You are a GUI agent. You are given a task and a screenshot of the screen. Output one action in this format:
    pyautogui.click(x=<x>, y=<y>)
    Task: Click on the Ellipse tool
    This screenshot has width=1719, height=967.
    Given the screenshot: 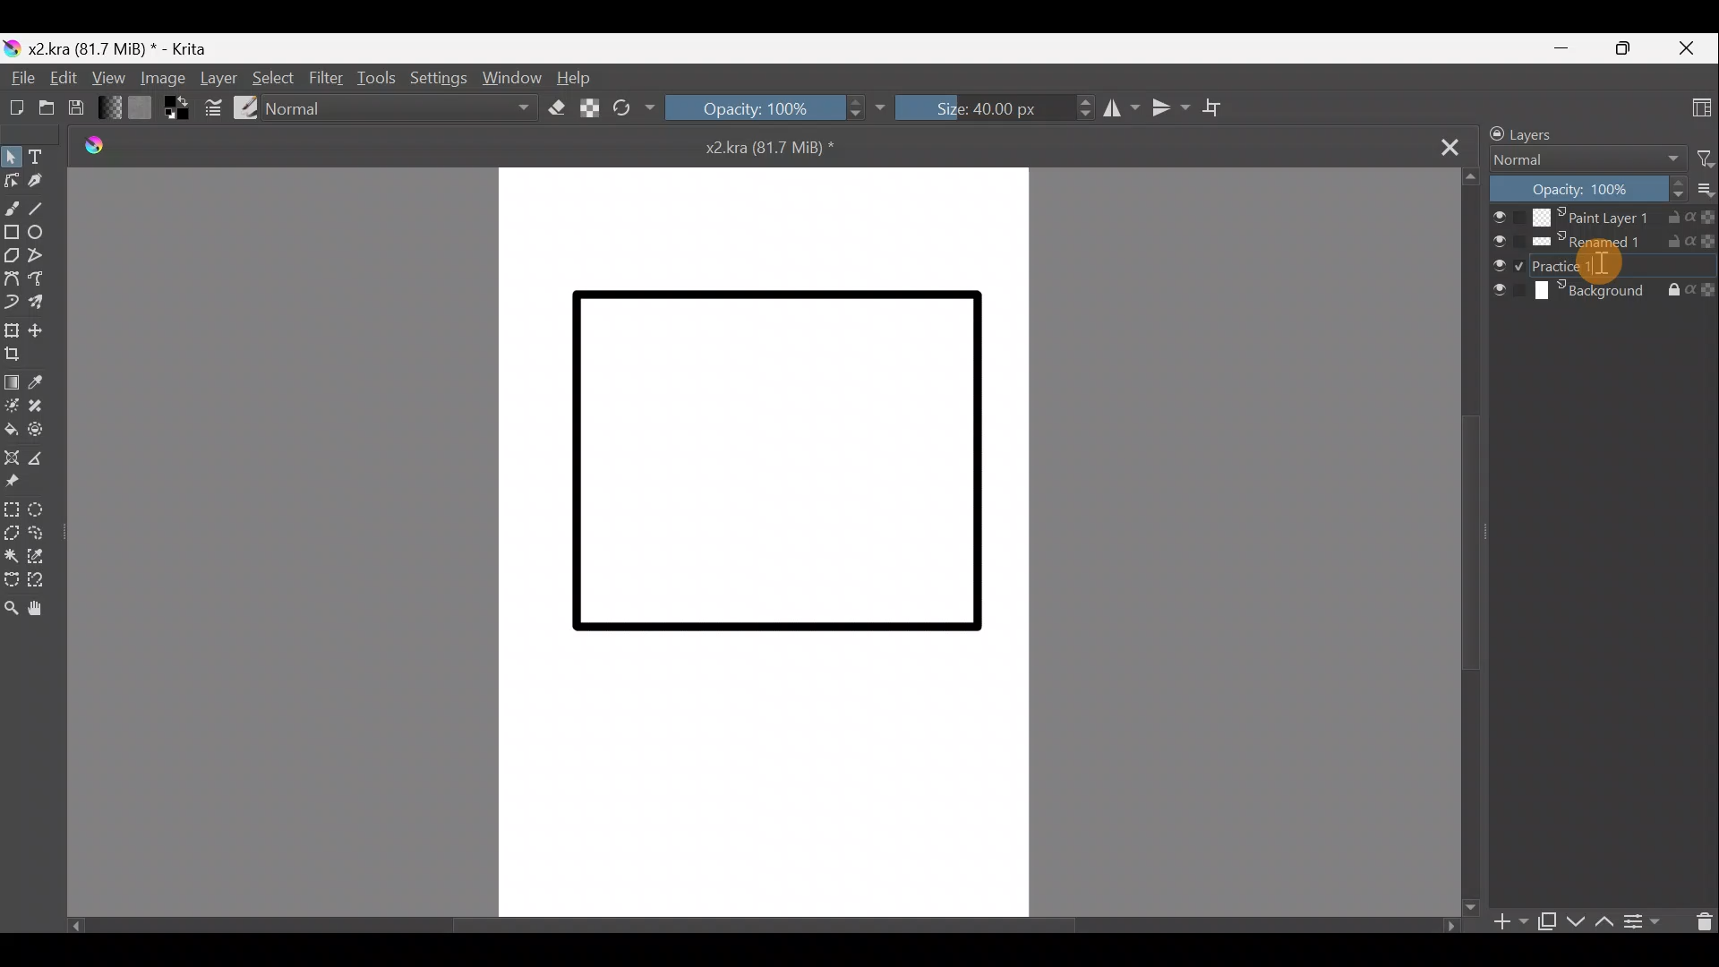 What is the action you would take?
    pyautogui.click(x=44, y=229)
    